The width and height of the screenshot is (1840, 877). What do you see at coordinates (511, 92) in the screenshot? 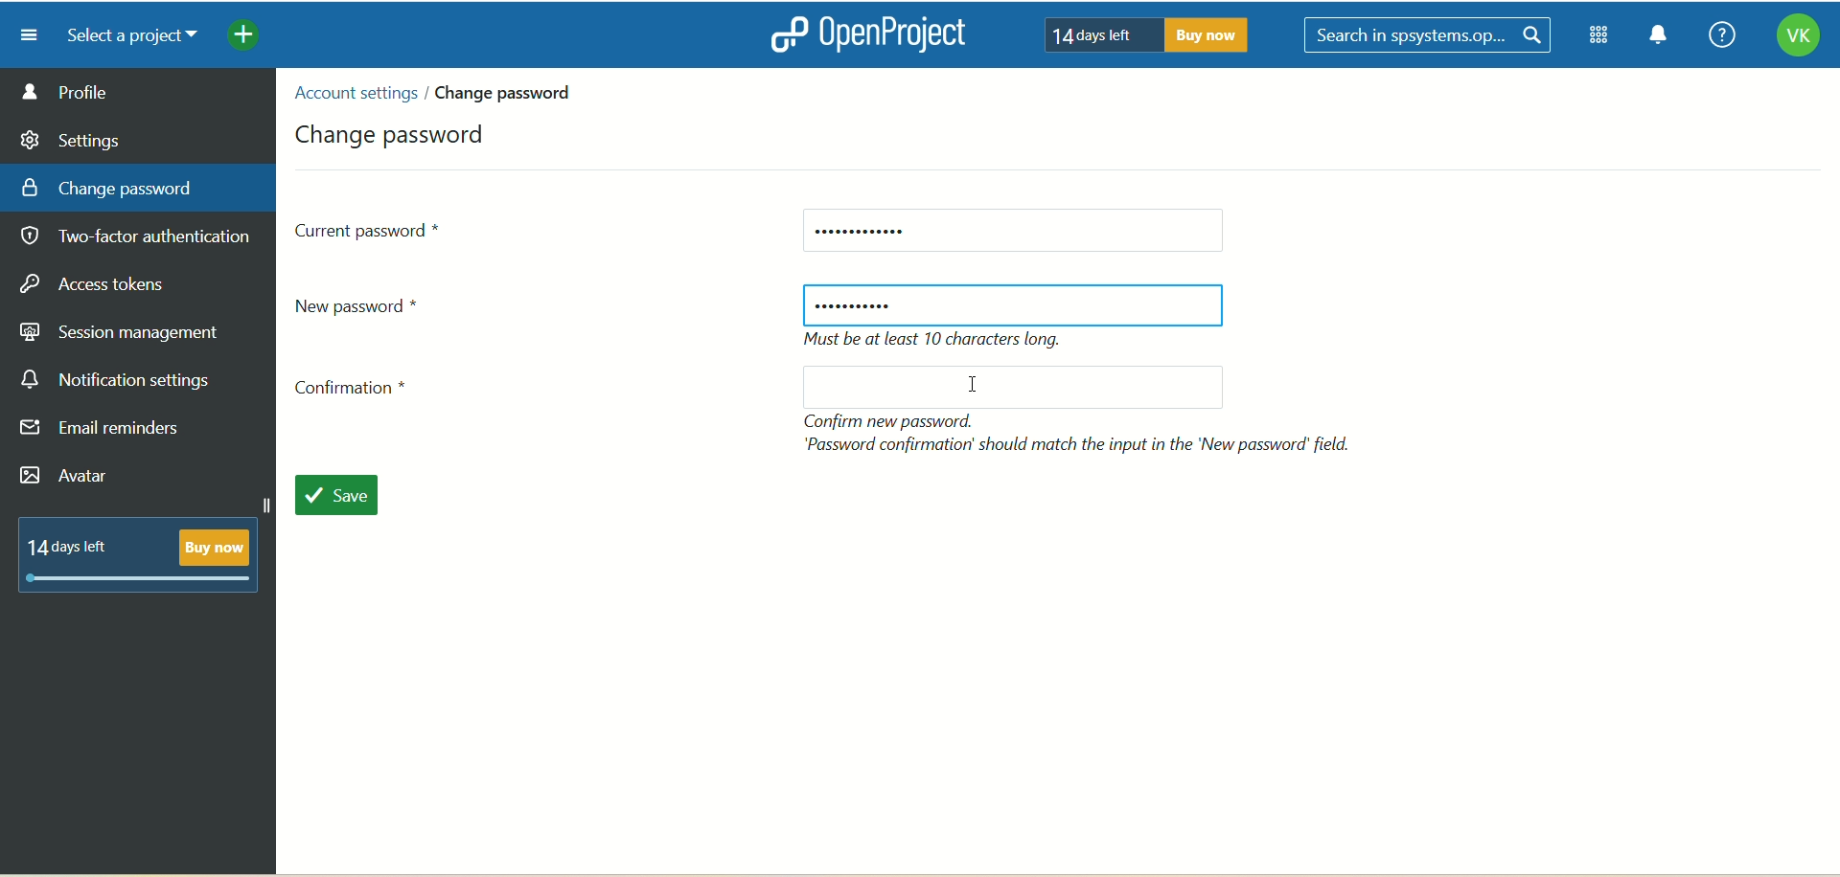
I see `change password` at bounding box center [511, 92].